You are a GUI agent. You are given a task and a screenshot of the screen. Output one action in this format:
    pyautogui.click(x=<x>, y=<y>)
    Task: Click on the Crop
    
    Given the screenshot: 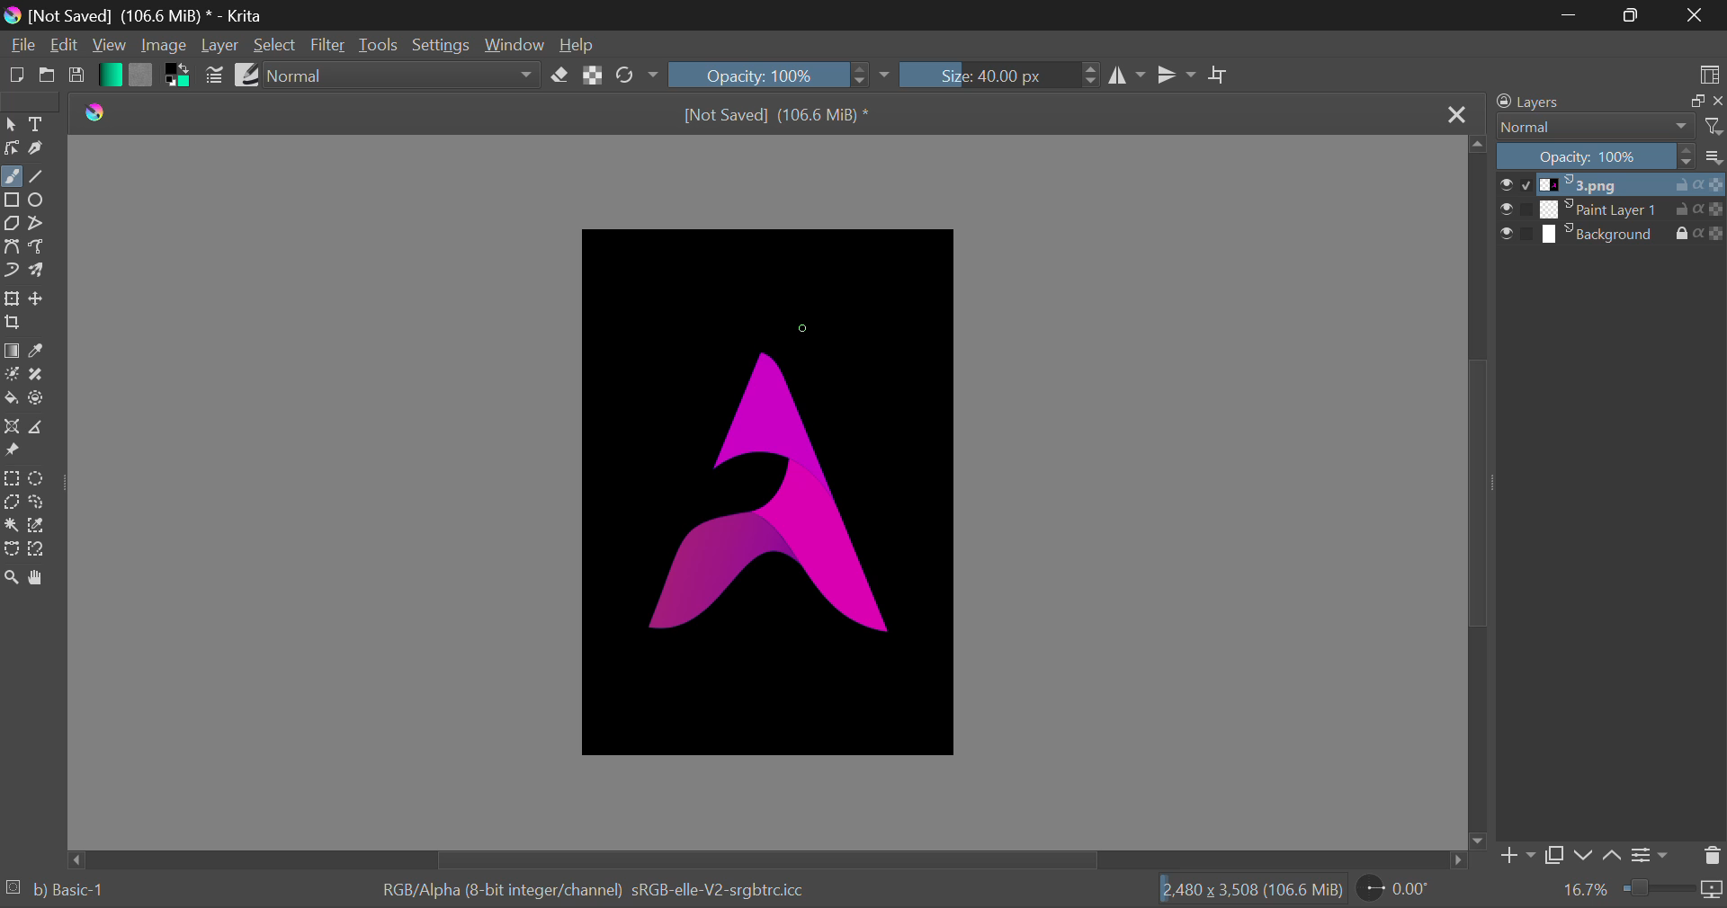 What is the action you would take?
    pyautogui.click(x=14, y=324)
    